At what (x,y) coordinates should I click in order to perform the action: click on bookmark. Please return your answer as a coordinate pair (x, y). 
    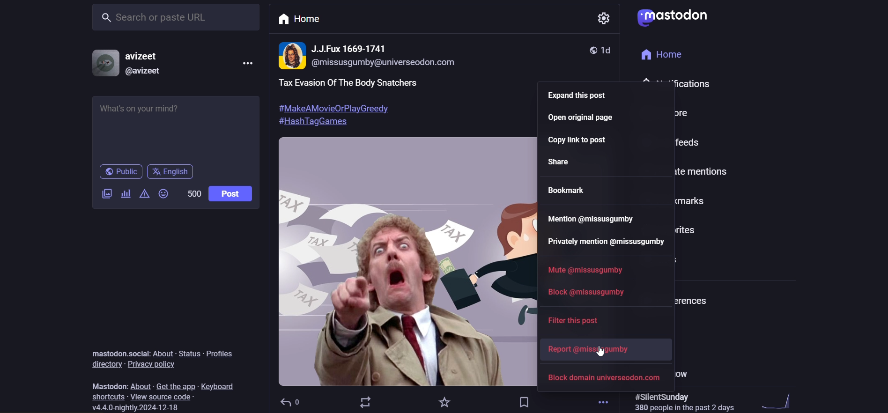
    Looking at the image, I should click on (524, 401).